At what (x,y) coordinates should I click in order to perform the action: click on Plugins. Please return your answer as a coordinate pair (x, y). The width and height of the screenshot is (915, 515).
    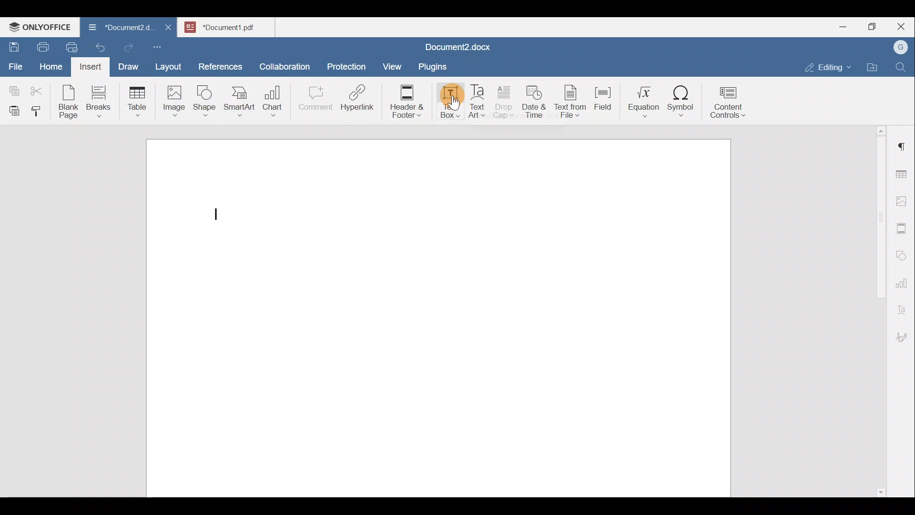
    Looking at the image, I should click on (431, 66).